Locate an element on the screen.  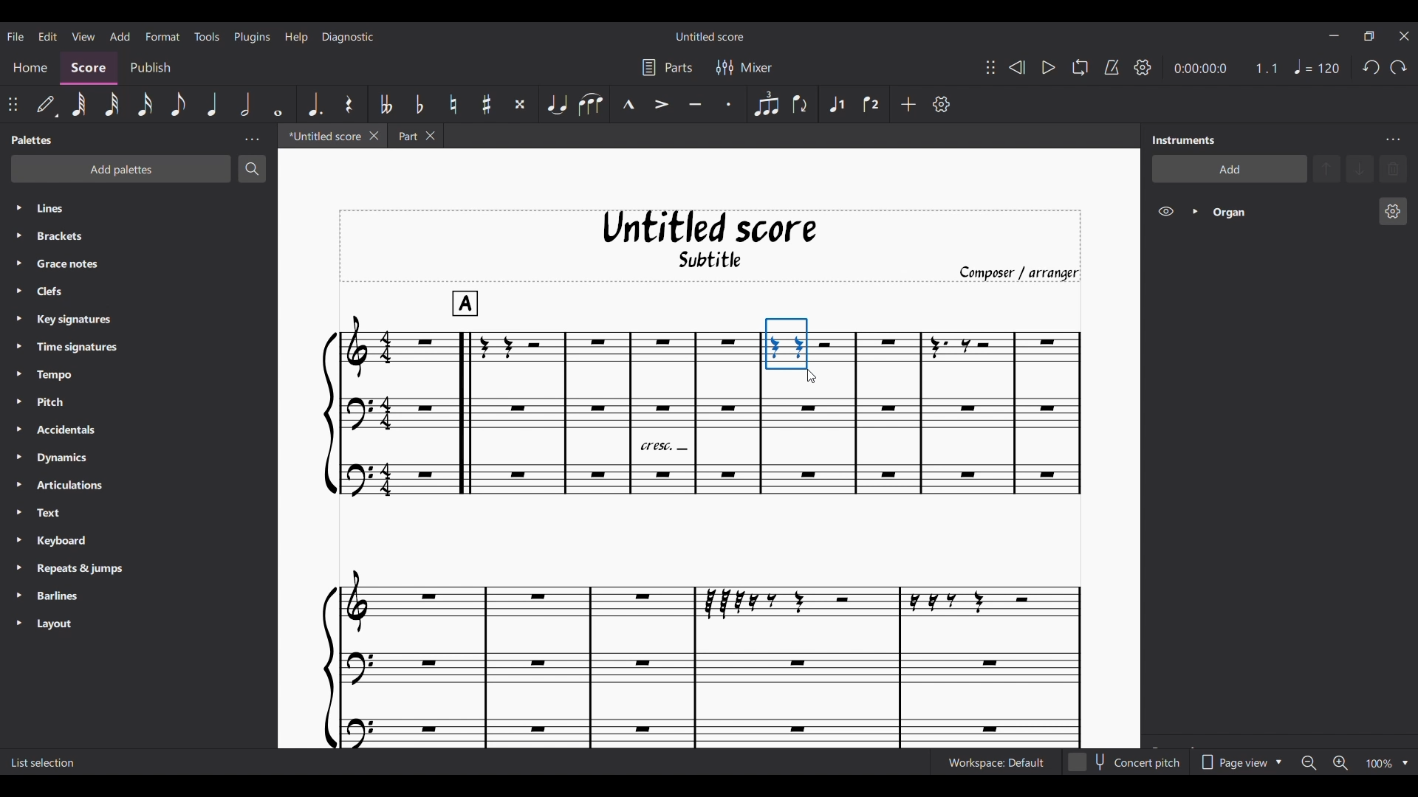
Palette panel settings is located at coordinates (252, 140).